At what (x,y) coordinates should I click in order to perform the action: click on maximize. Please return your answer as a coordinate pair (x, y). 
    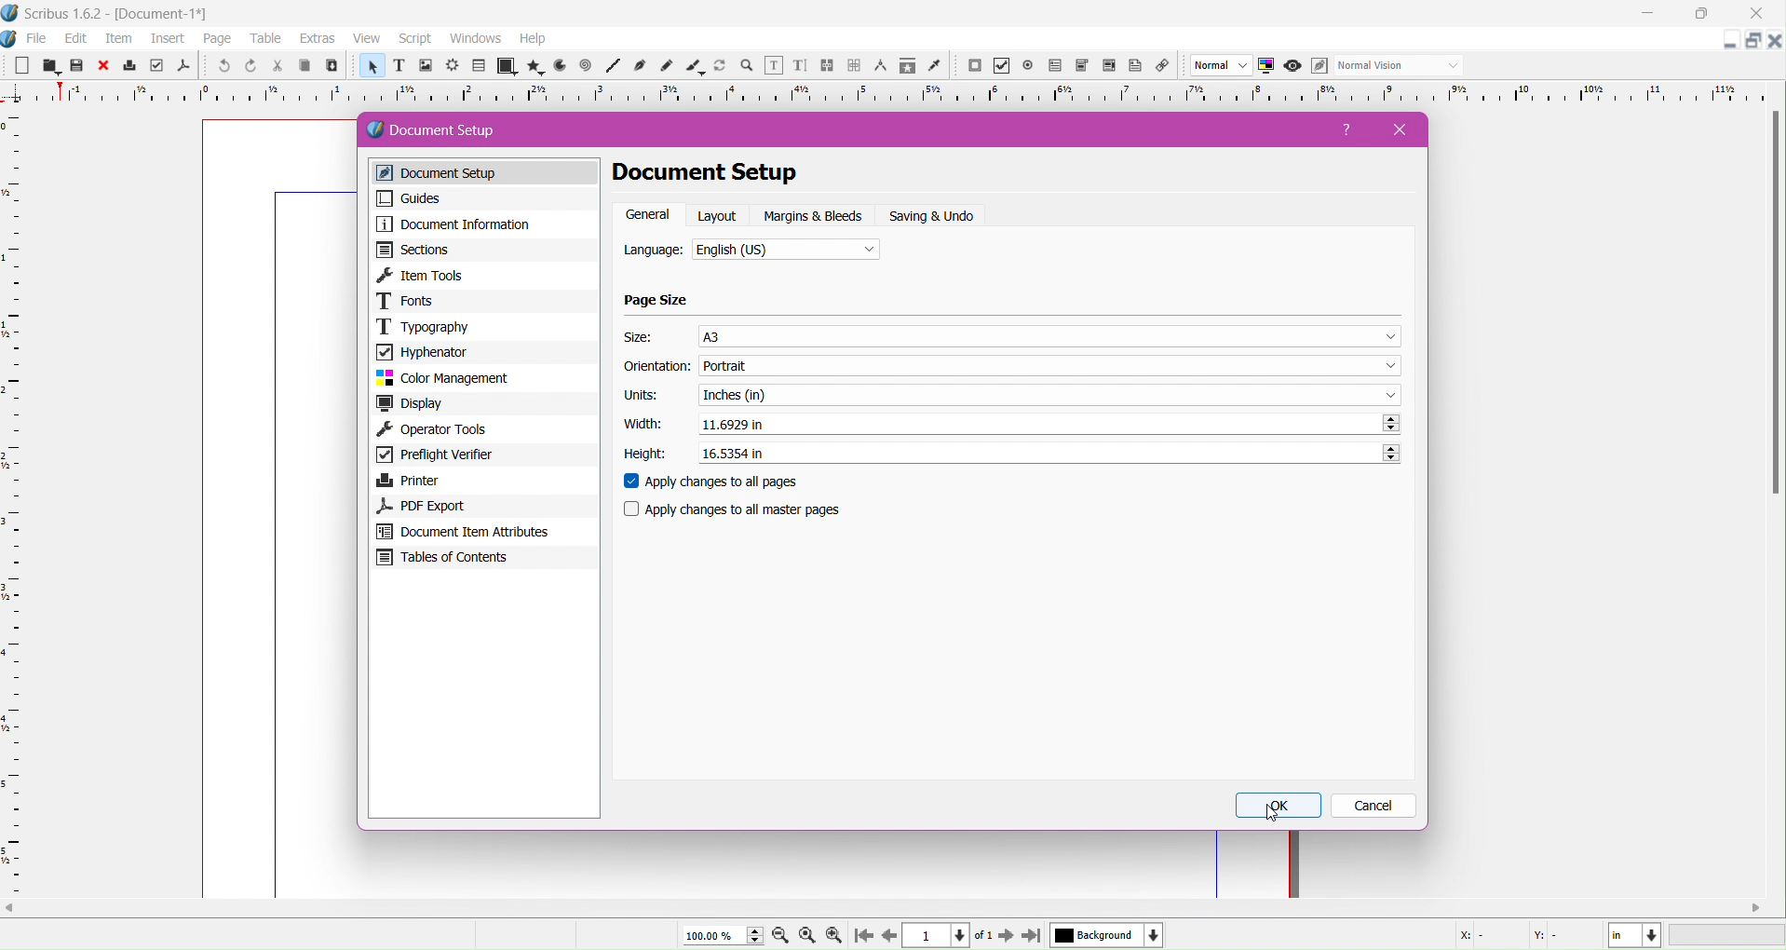
    Looking at the image, I should click on (1708, 14).